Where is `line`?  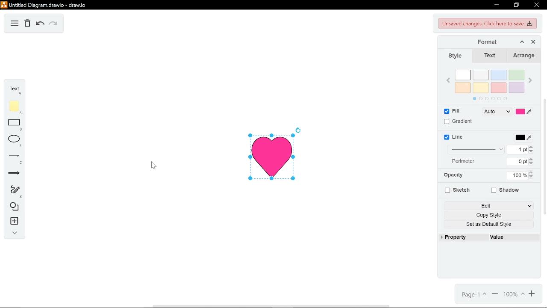 line is located at coordinates (455, 138).